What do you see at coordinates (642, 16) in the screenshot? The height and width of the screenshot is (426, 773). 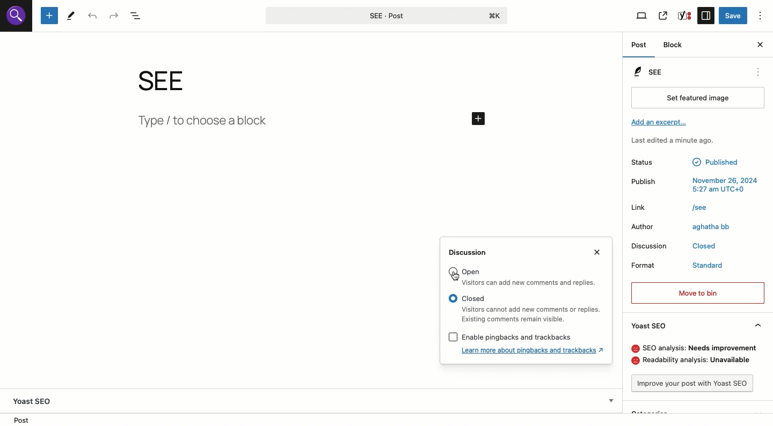 I see `View` at bounding box center [642, 16].